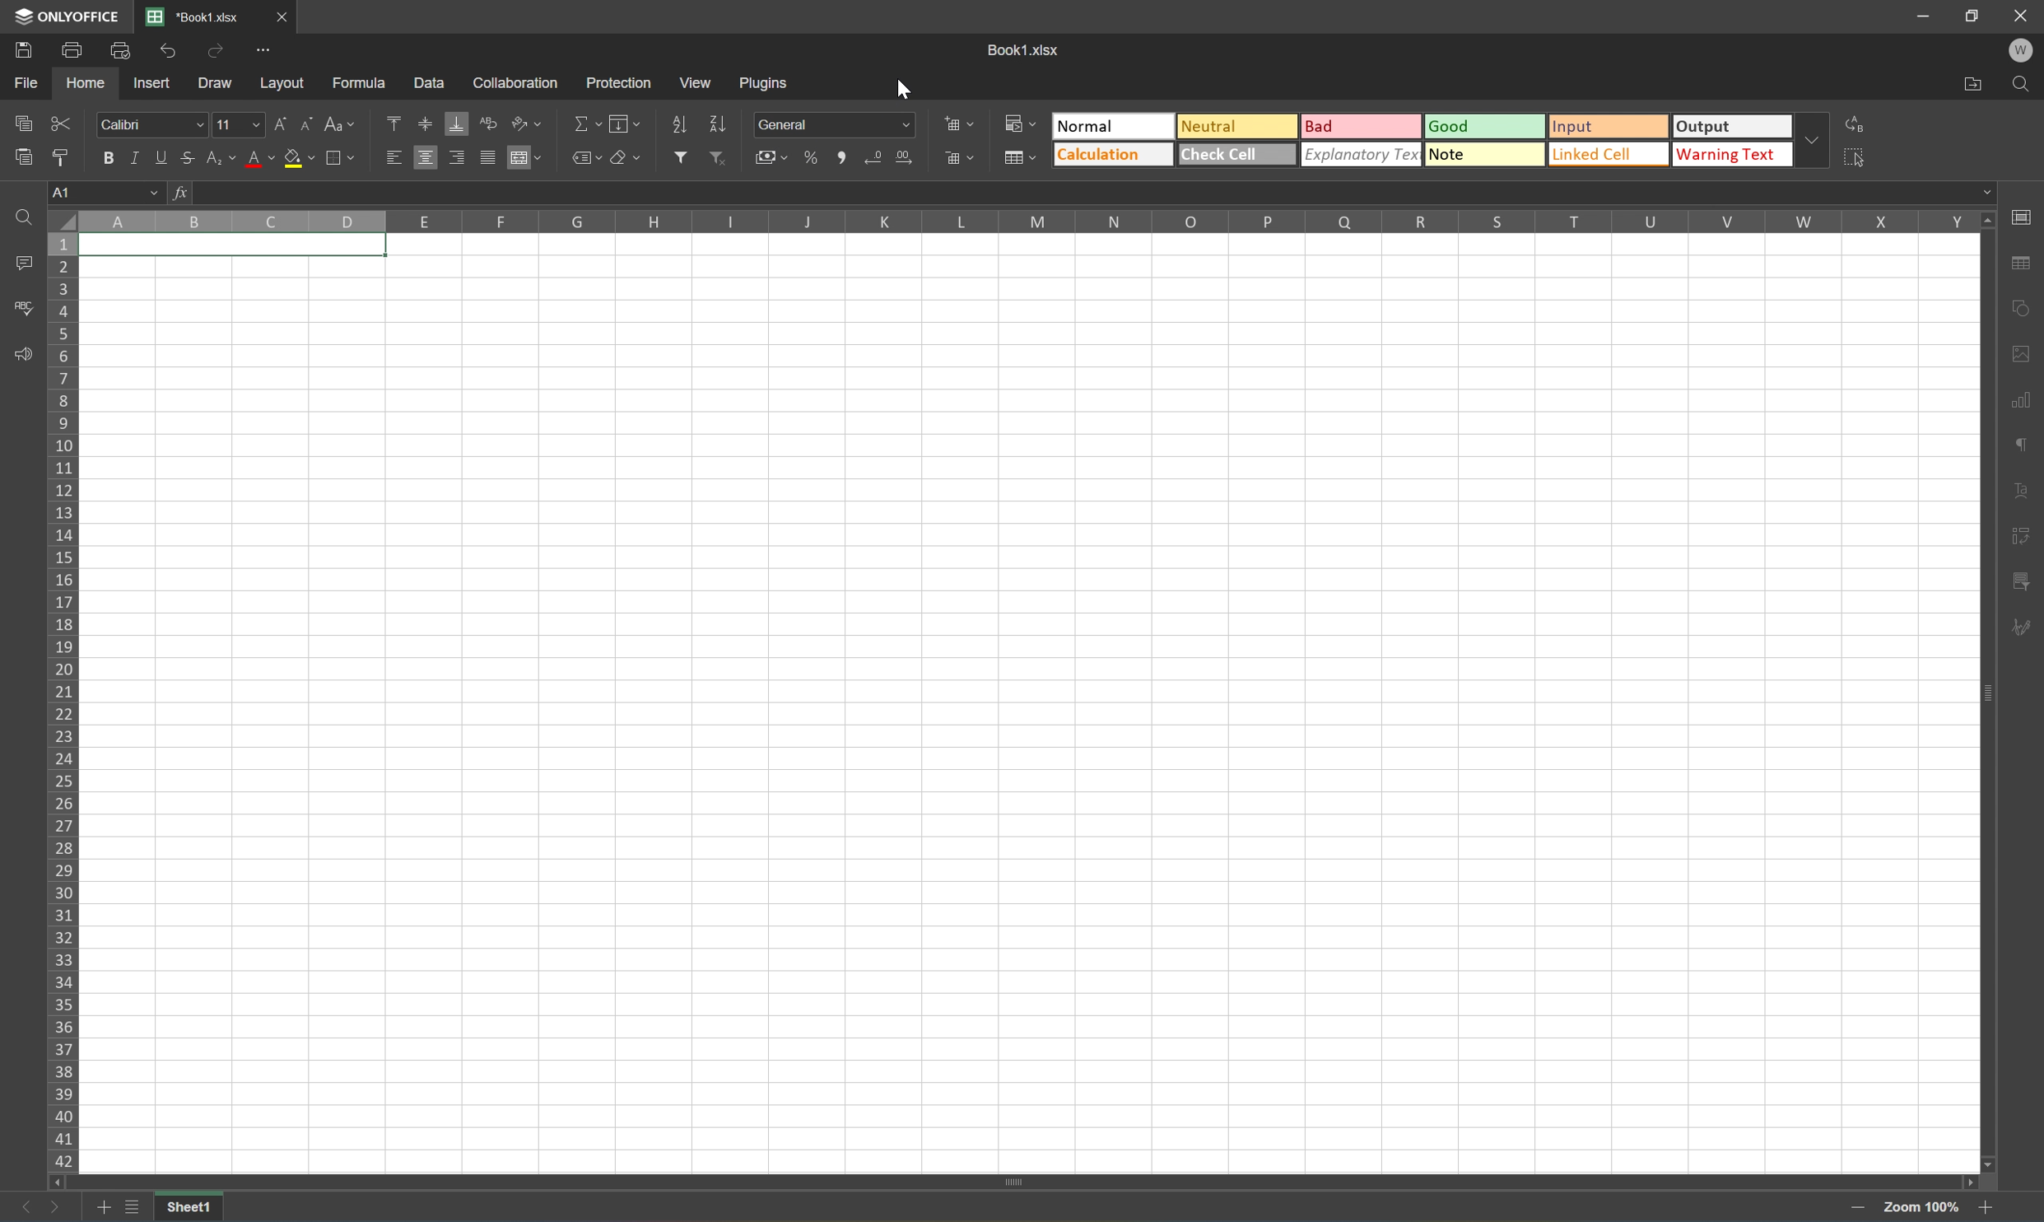  Describe the element at coordinates (1233, 124) in the screenshot. I see `Neutral` at that location.